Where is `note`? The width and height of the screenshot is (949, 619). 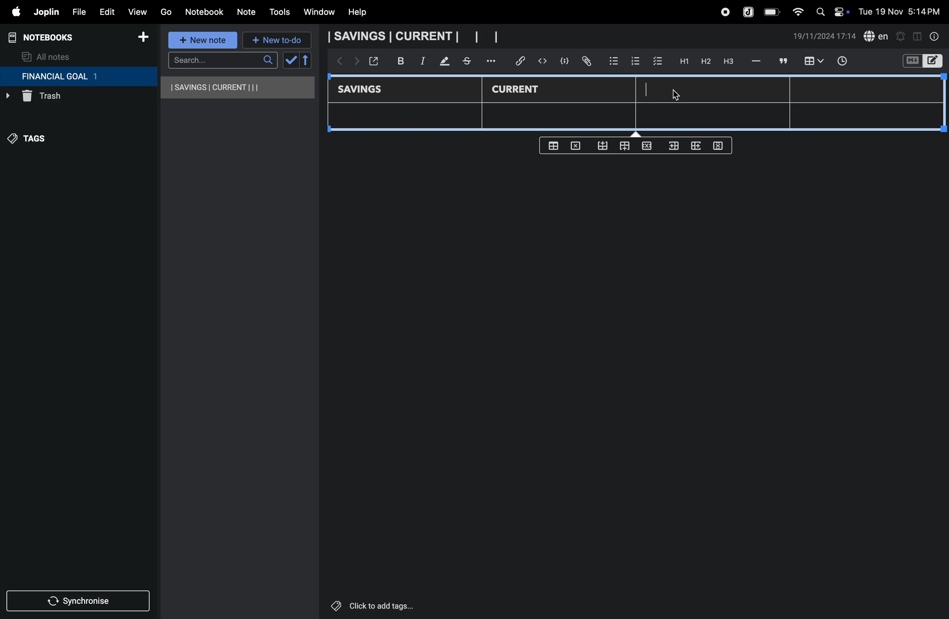
note is located at coordinates (248, 12).